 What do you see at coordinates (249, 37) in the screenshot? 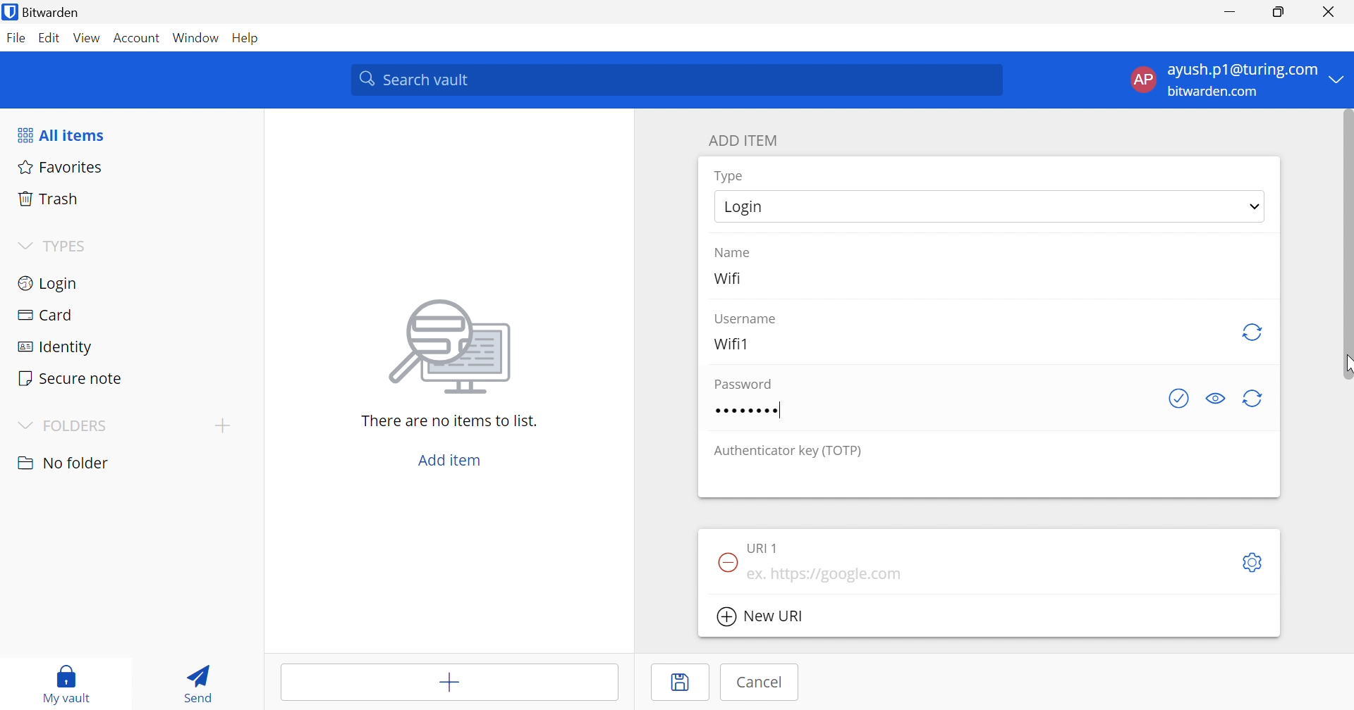
I see `Help` at bounding box center [249, 37].